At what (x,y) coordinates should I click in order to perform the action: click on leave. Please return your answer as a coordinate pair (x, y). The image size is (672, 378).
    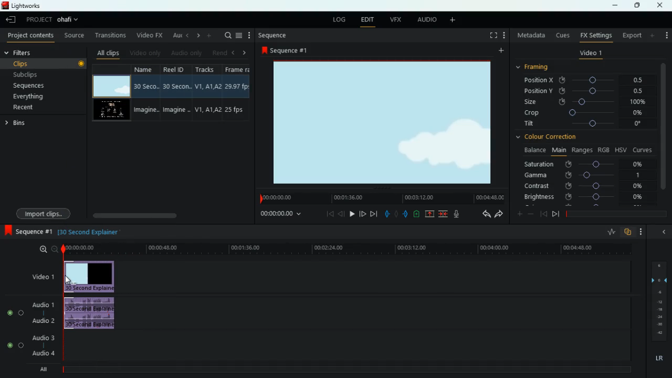
    Looking at the image, I should click on (11, 19).